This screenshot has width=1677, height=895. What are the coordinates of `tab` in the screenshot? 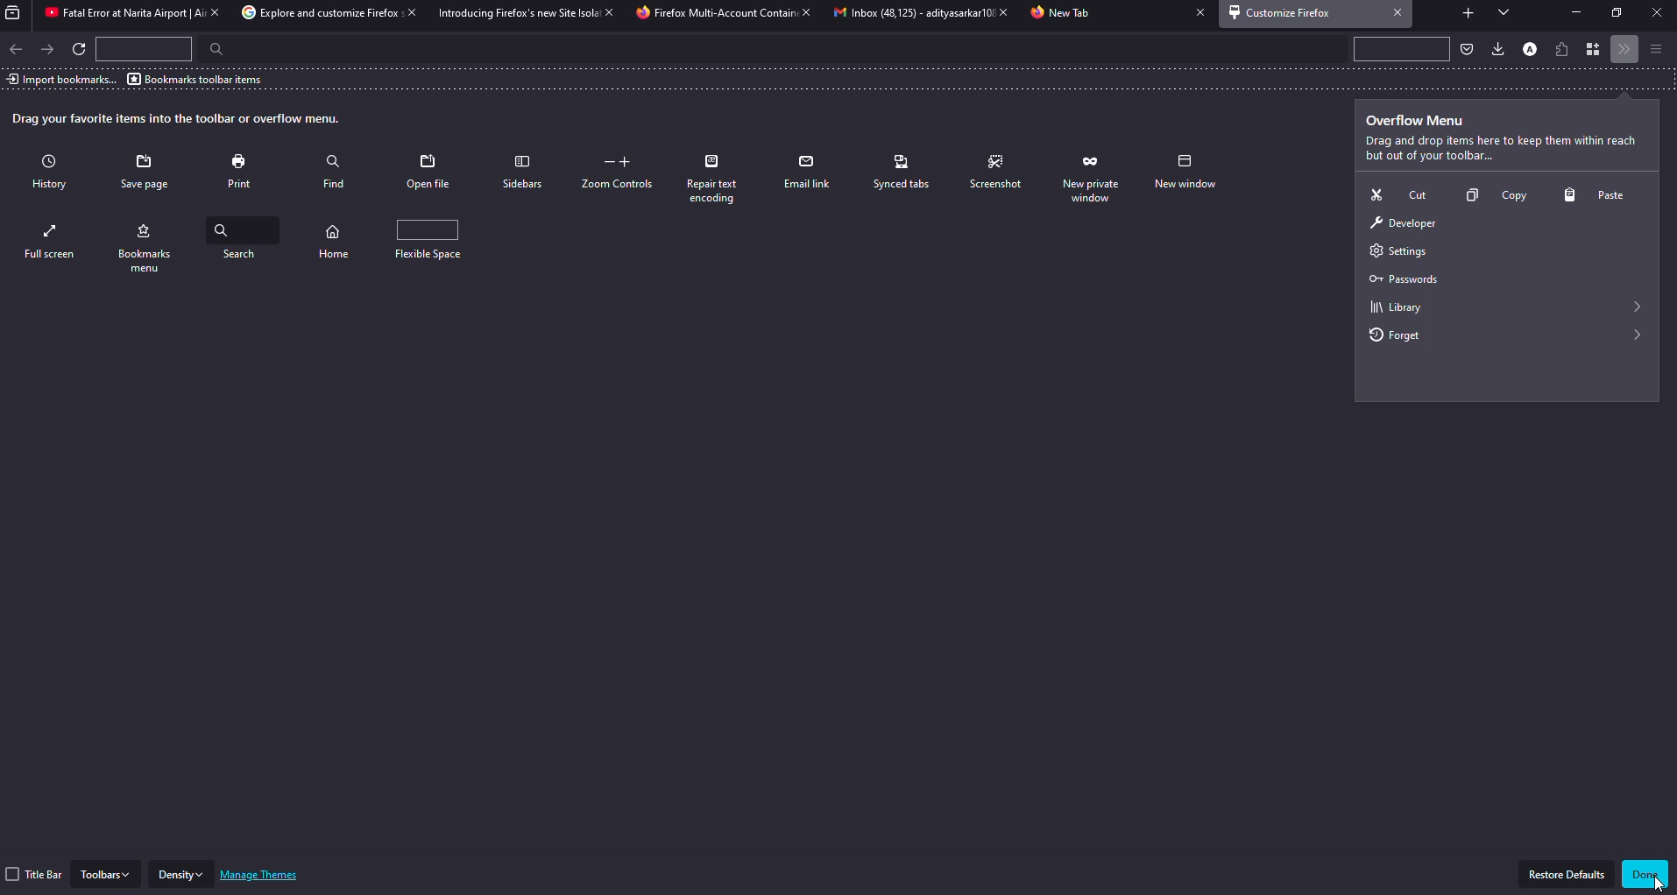 It's located at (311, 13).